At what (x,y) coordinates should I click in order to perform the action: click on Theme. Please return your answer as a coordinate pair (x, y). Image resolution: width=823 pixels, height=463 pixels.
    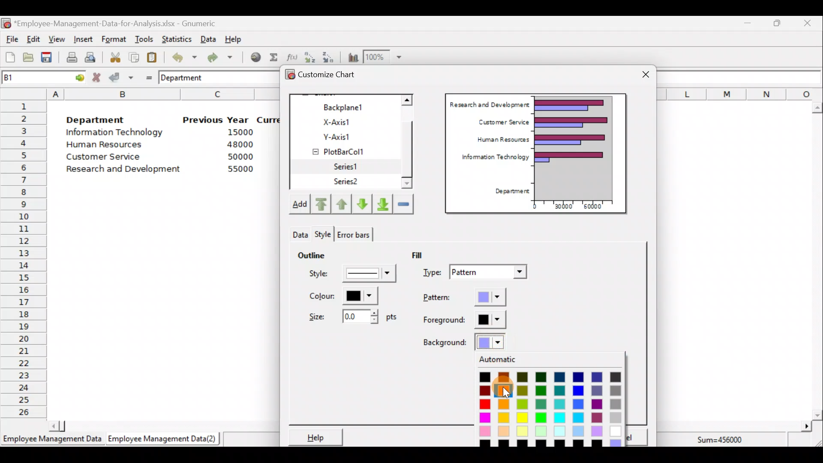
    Looking at the image, I should click on (326, 235).